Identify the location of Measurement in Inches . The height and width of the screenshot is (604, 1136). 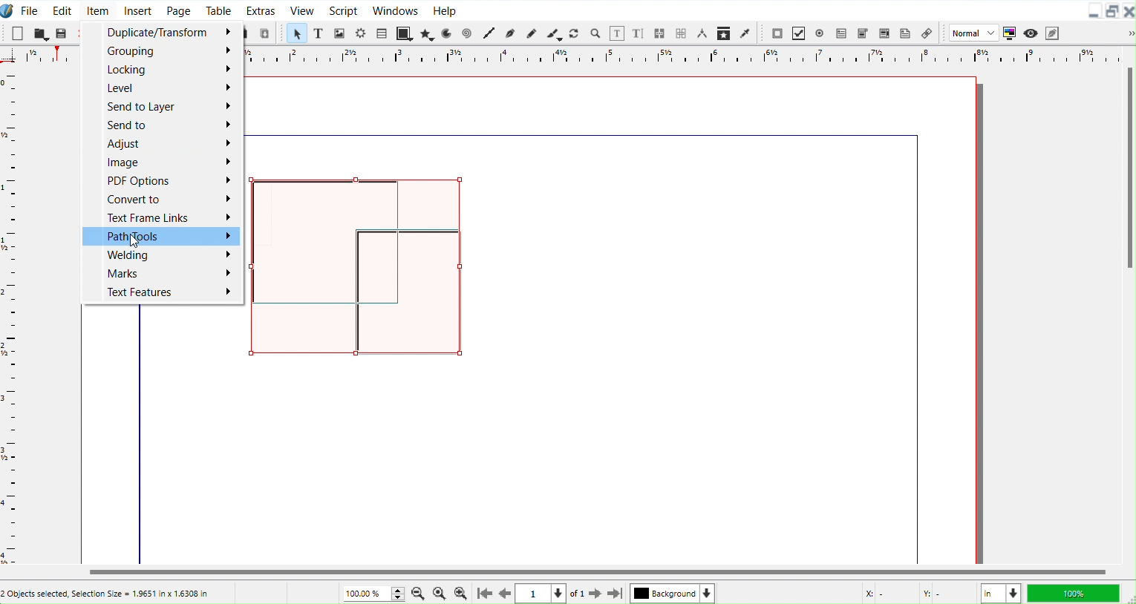
(1001, 593).